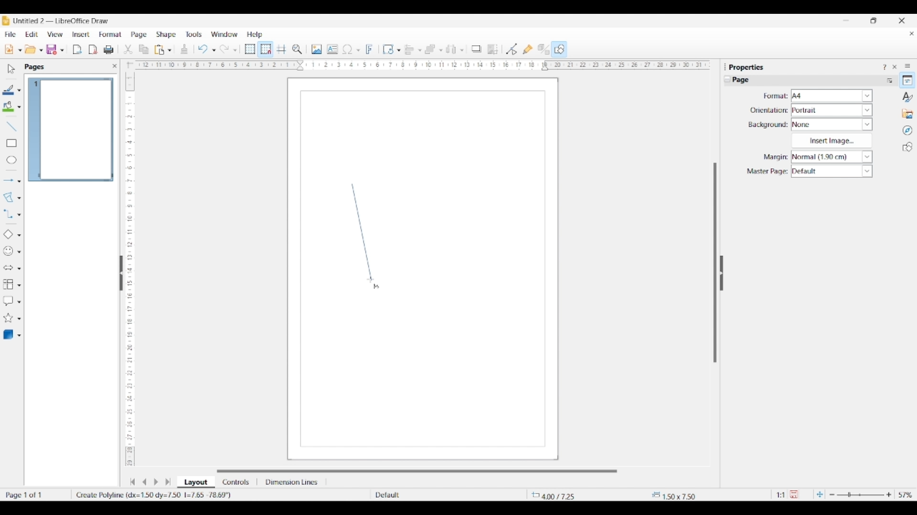 The width and height of the screenshot is (917, 515). What do you see at coordinates (160, 50) in the screenshot?
I see `Selected paste options` at bounding box center [160, 50].